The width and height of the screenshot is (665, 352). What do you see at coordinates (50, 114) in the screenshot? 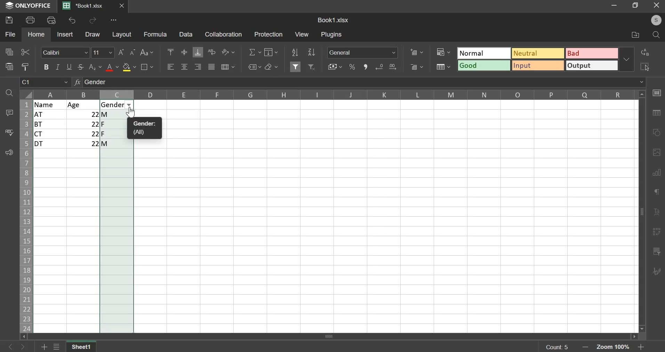
I see `at` at bounding box center [50, 114].